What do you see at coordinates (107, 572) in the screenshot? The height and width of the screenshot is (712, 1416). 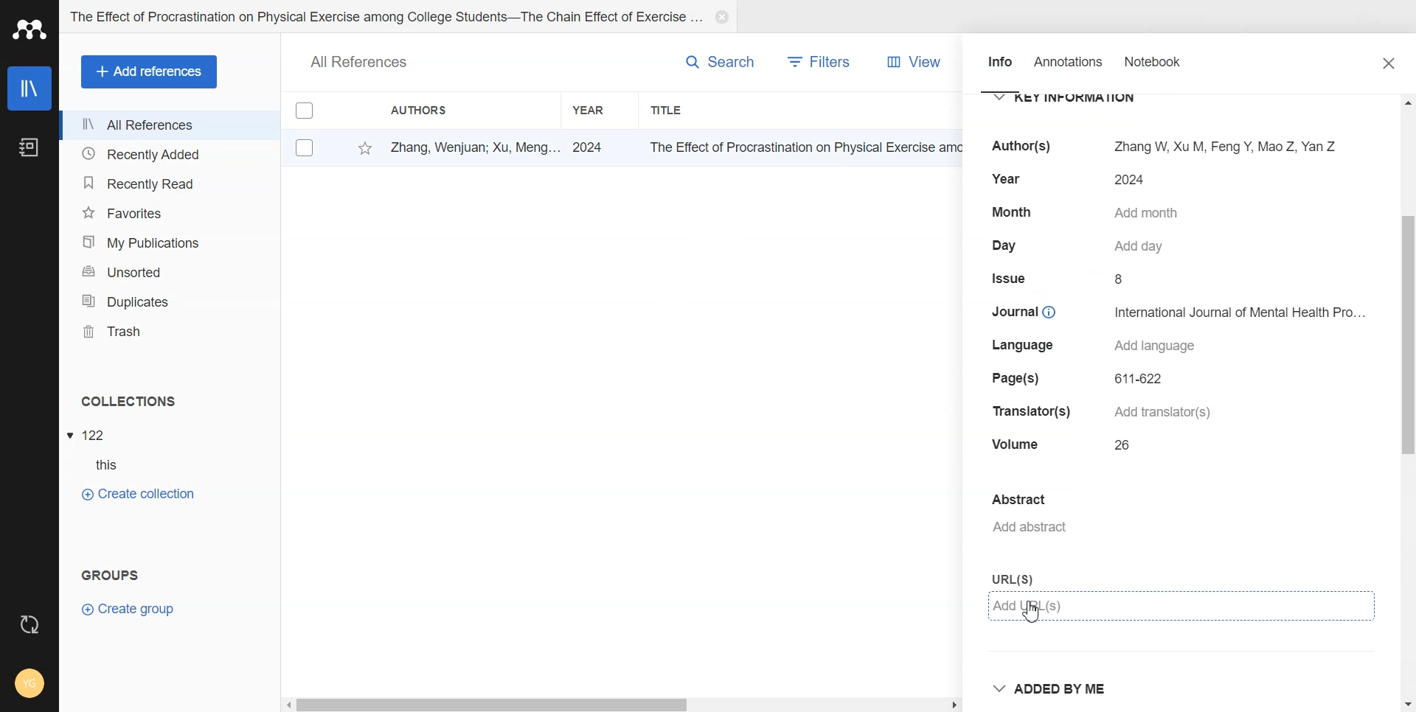 I see `Text` at bounding box center [107, 572].